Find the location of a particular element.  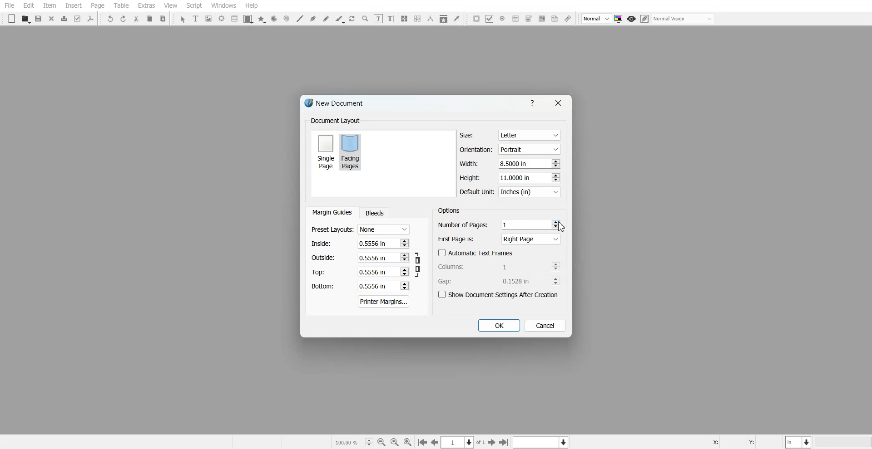

Rotate Item is located at coordinates (353, 19).